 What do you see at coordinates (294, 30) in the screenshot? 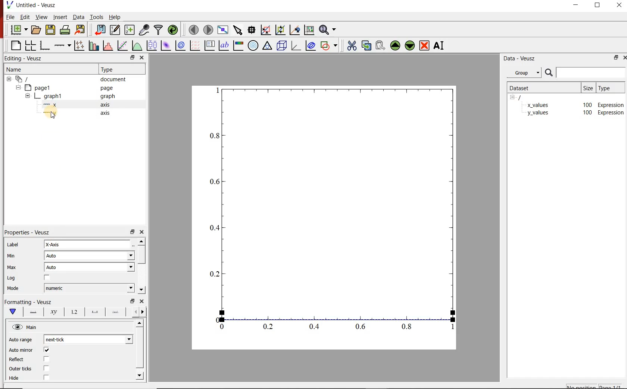
I see `click to recenter graph axes` at bounding box center [294, 30].